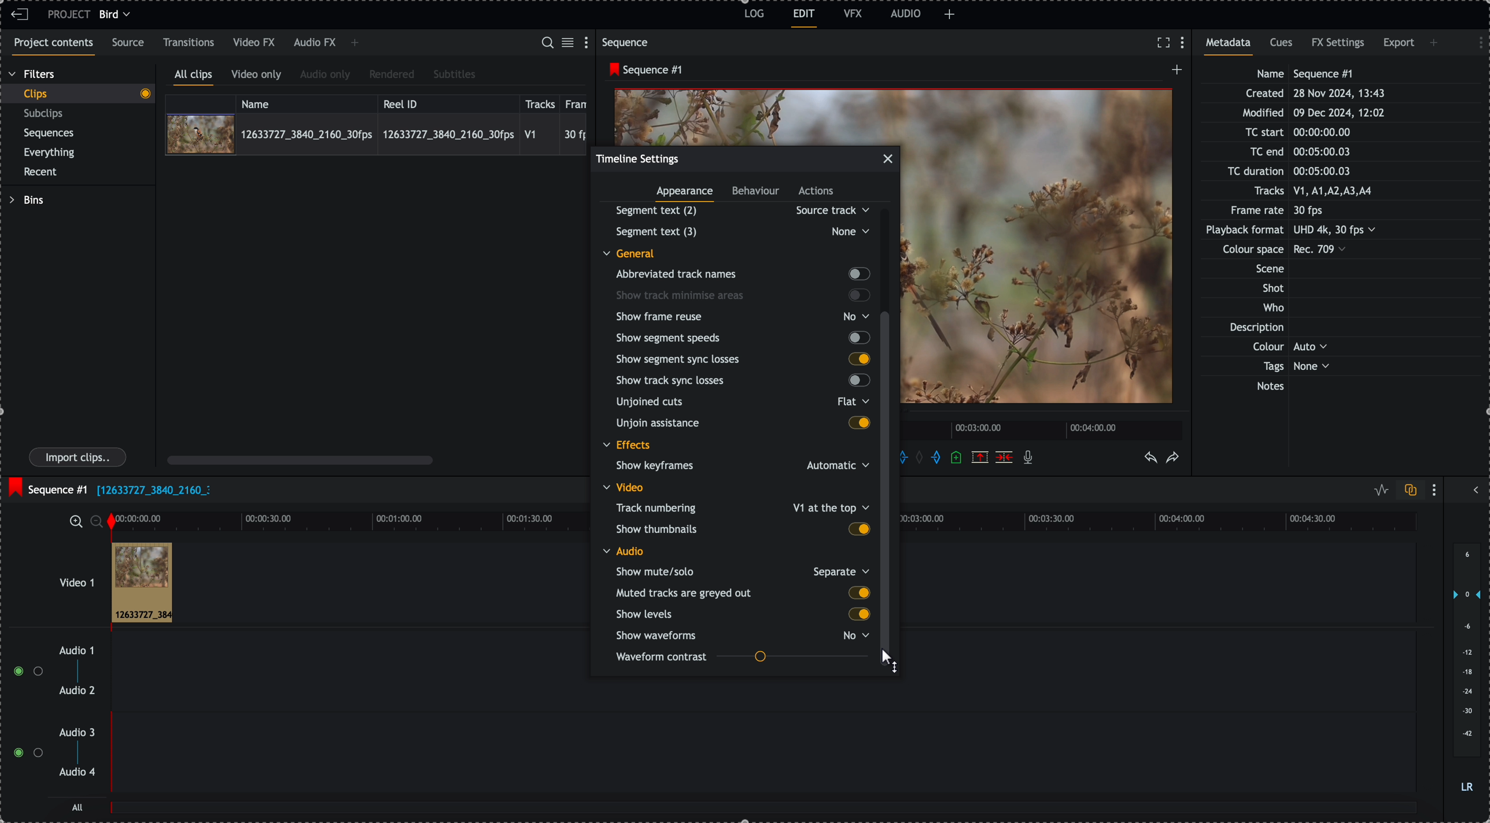 Image resolution: width=1490 pixels, height=823 pixels. I want to click on show levels, so click(740, 614).